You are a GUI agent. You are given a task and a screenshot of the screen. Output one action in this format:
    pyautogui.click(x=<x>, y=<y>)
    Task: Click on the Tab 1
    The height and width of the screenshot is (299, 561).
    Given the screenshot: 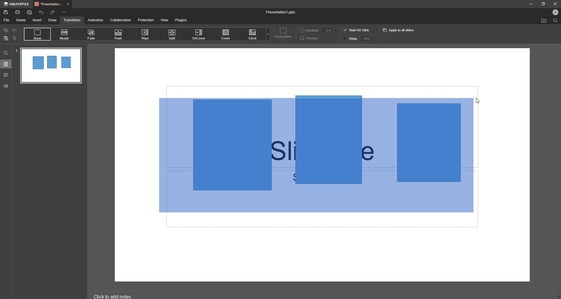 What is the action you would take?
    pyautogui.click(x=54, y=4)
    